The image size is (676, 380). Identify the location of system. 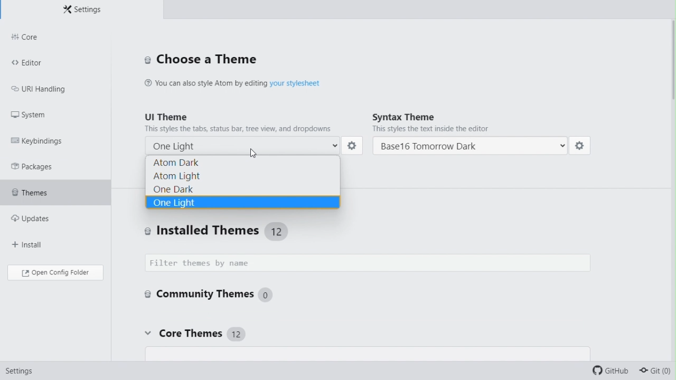
(49, 113).